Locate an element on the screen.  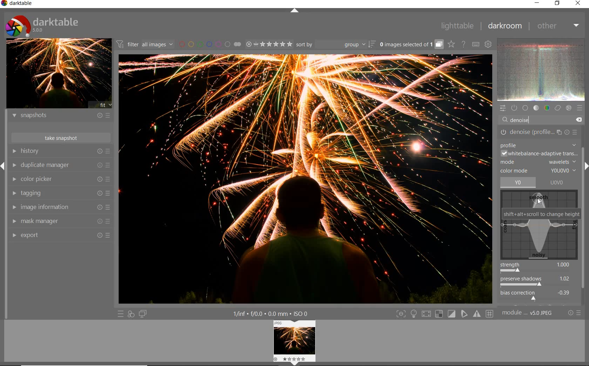
DENOISE is located at coordinates (539, 132).